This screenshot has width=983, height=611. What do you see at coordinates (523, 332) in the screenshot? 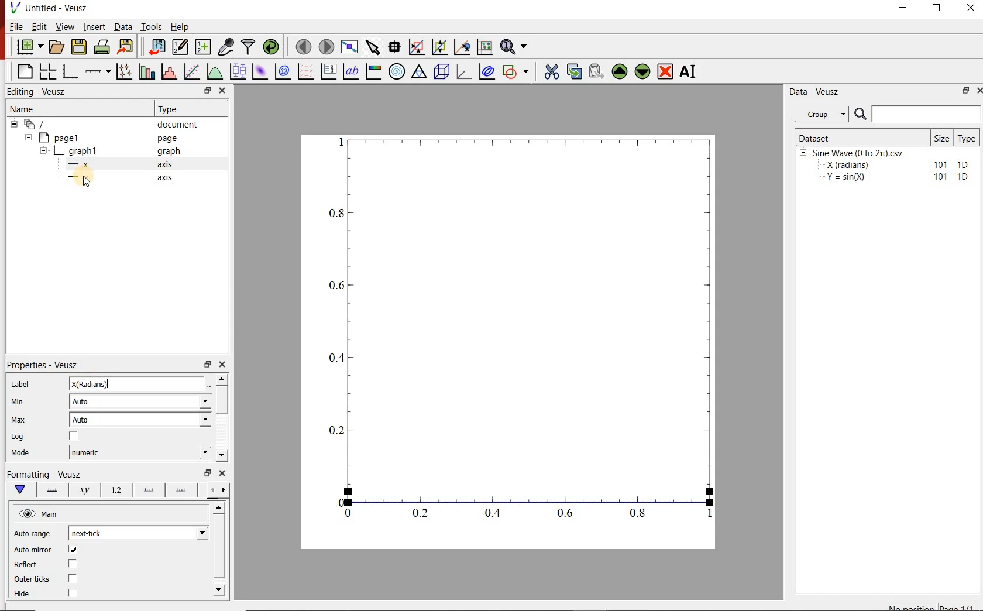
I see `BS —
0.8
0.6
0.4
0.2
0 0.2 0.4 0.6 0.8 1` at bounding box center [523, 332].